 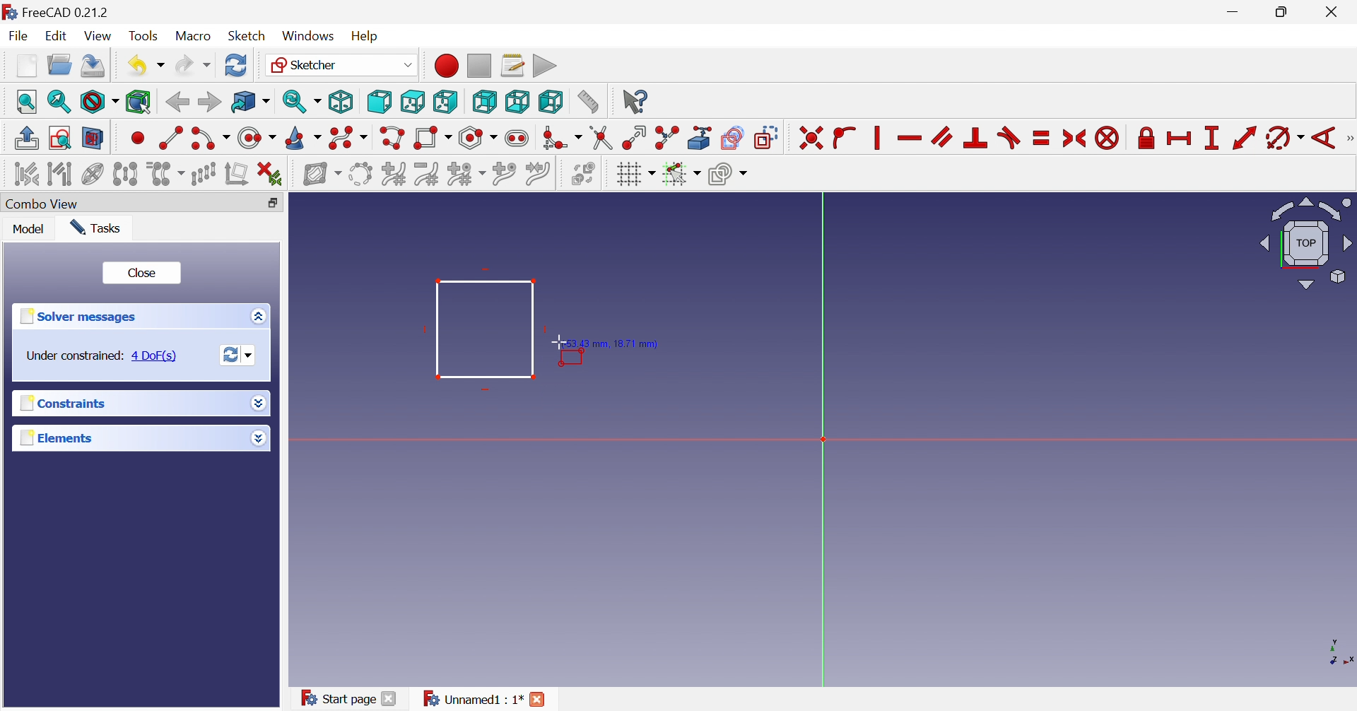 I want to click on Edit, so click(x=58, y=36).